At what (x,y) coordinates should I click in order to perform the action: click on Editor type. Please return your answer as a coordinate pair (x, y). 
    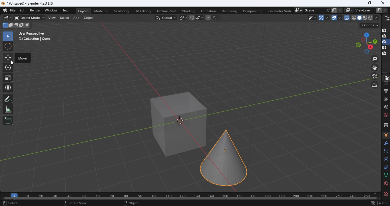
    Looking at the image, I should click on (8, 18).